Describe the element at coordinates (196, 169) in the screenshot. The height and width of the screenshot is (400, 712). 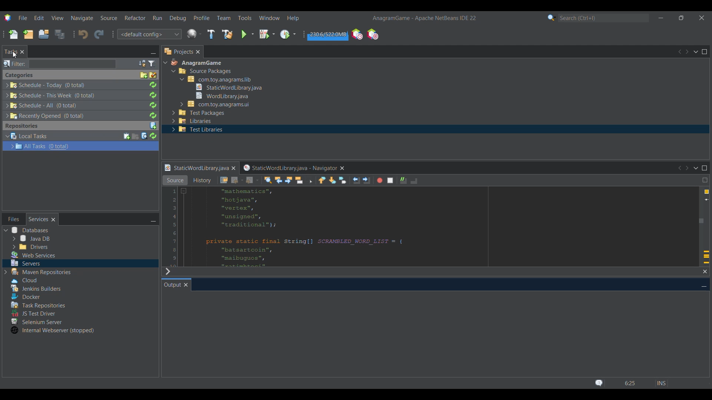
I see `Current tab highlighted` at that location.